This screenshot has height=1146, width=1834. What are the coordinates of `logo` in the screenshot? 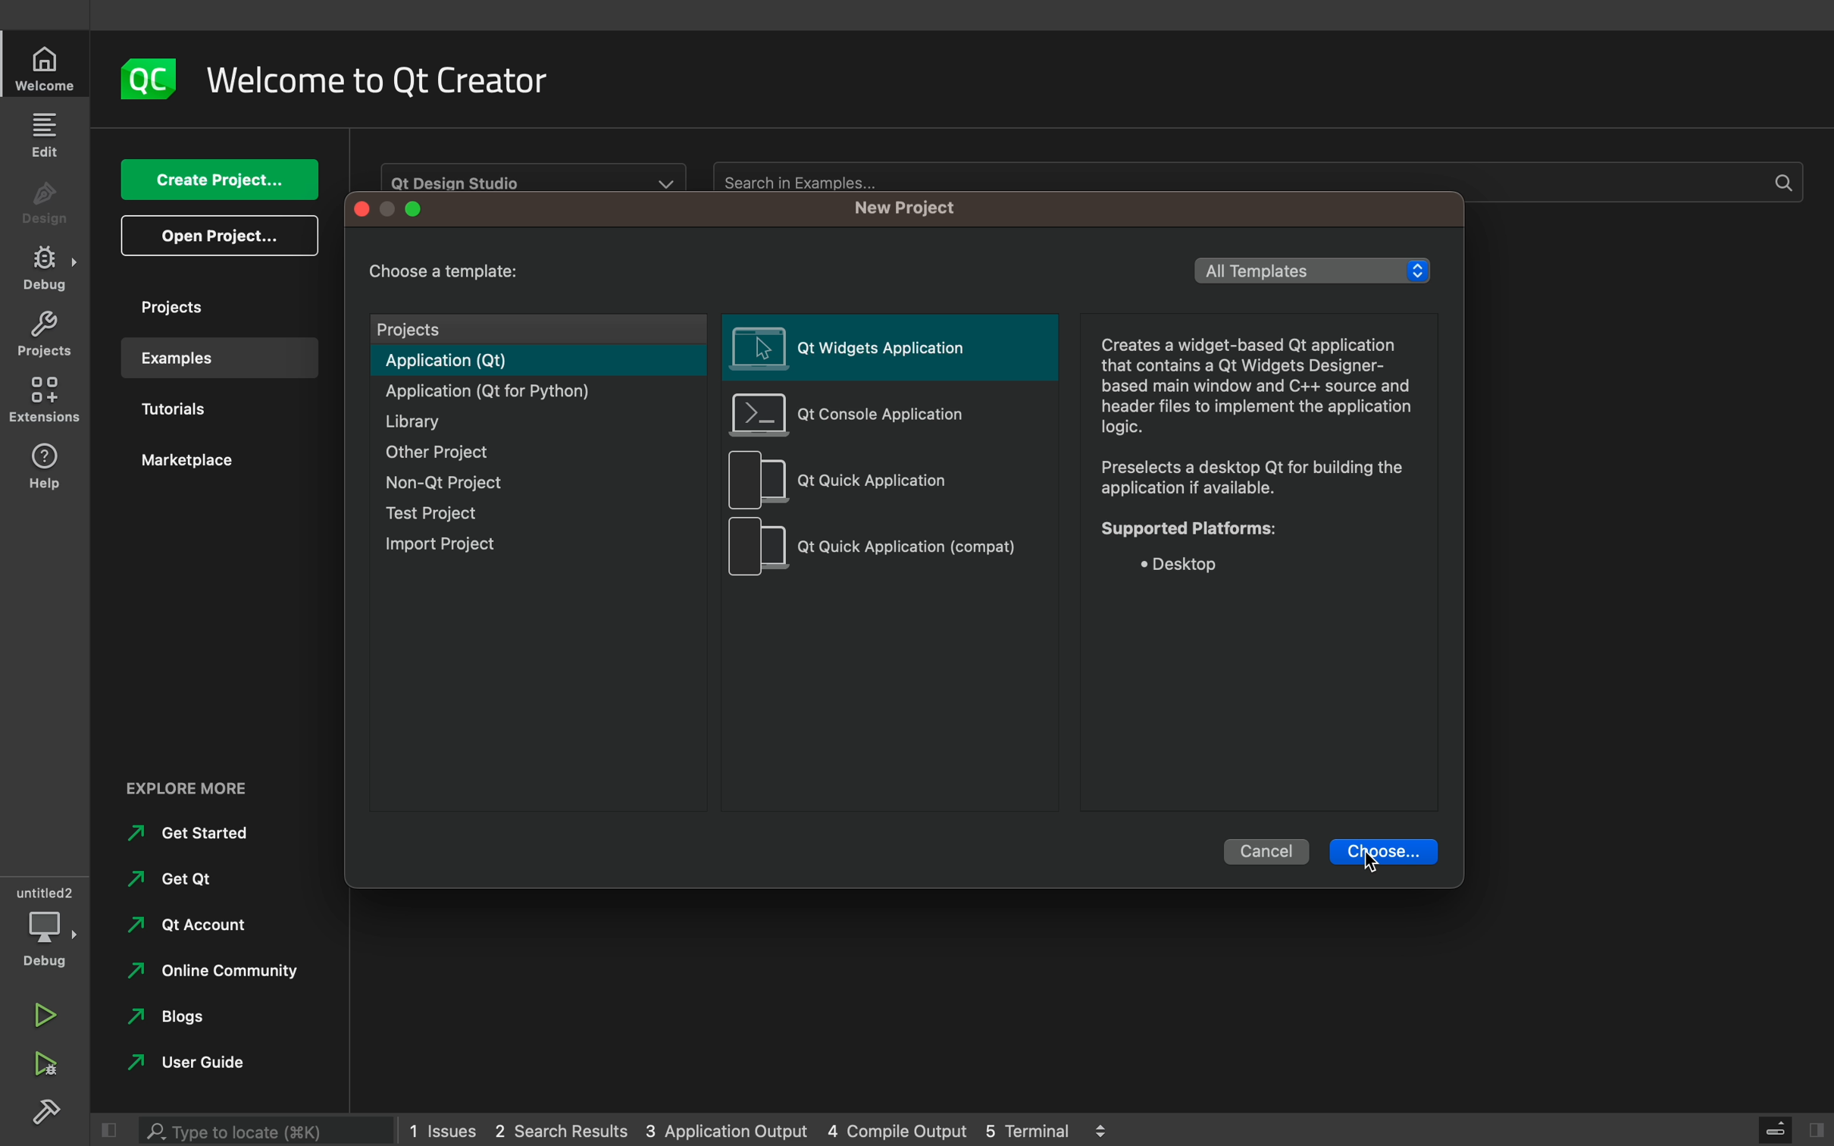 It's located at (150, 79).